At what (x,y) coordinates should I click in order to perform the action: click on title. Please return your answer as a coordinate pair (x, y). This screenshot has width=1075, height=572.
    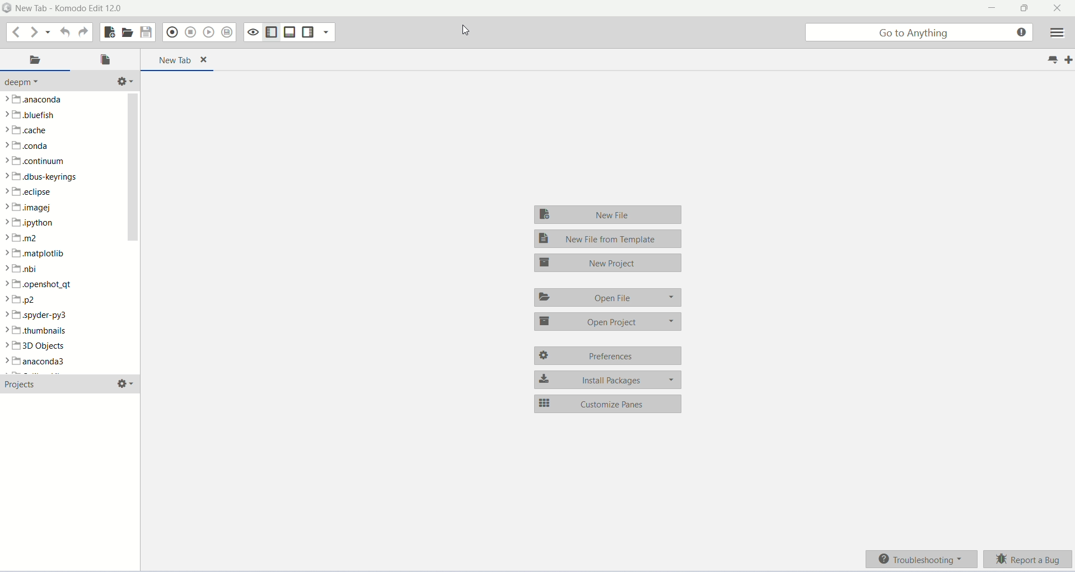
    Looking at the image, I should click on (69, 9).